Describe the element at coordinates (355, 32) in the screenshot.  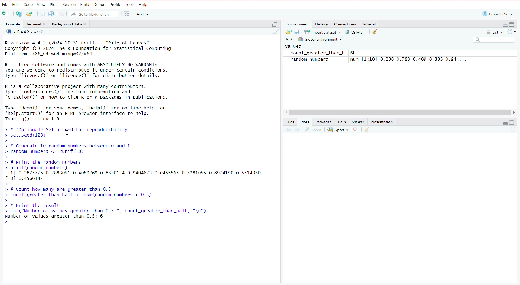
I see `) 88 MiB ~` at that location.